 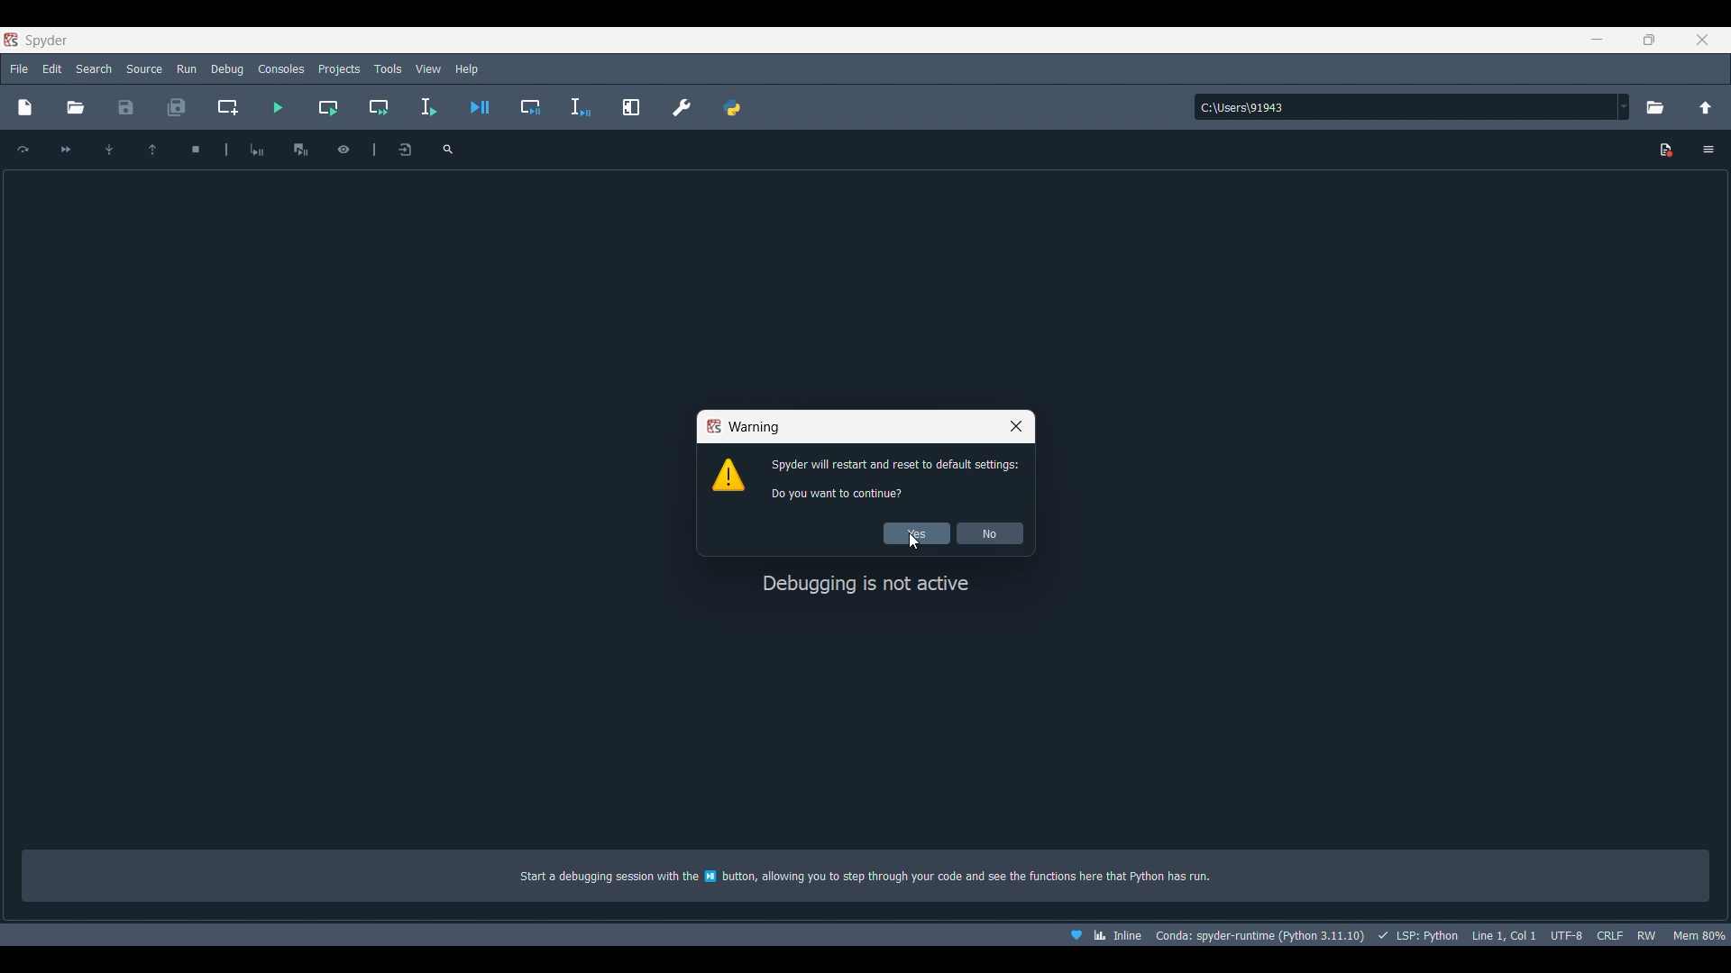 What do you see at coordinates (1608, 935) in the screenshot?
I see `crlf` at bounding box center [1608, 935].